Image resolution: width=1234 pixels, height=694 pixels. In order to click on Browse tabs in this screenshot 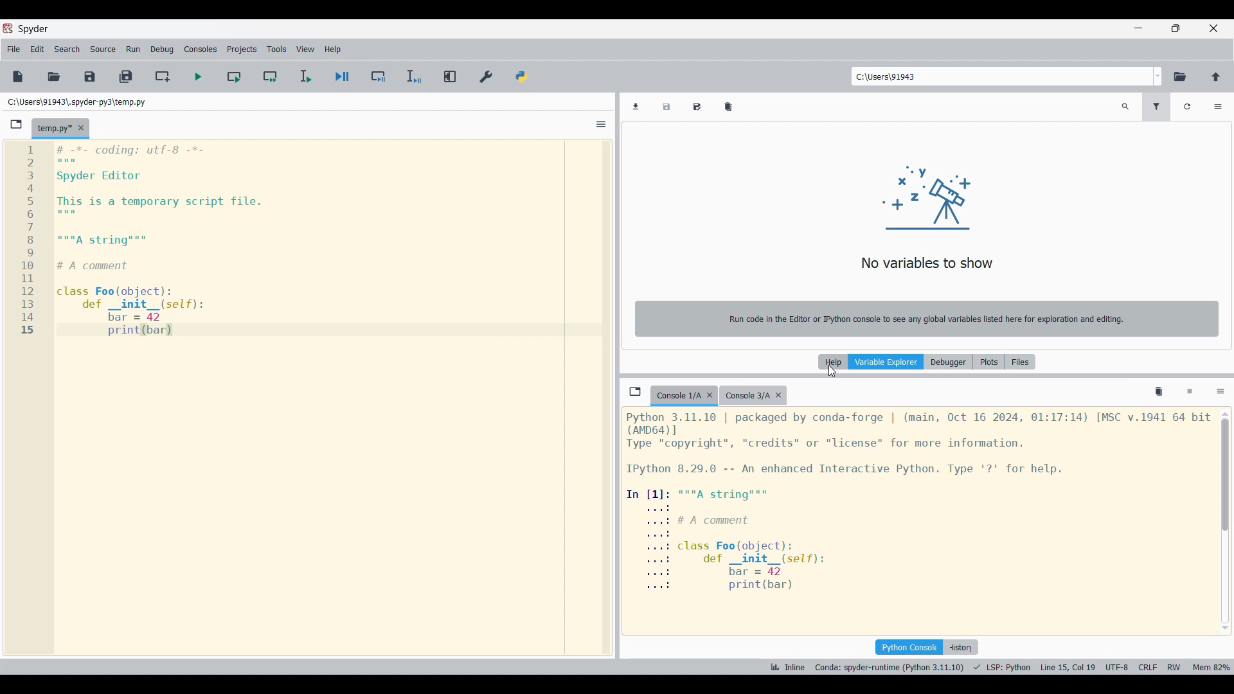, I will do `click(17, 125)`.